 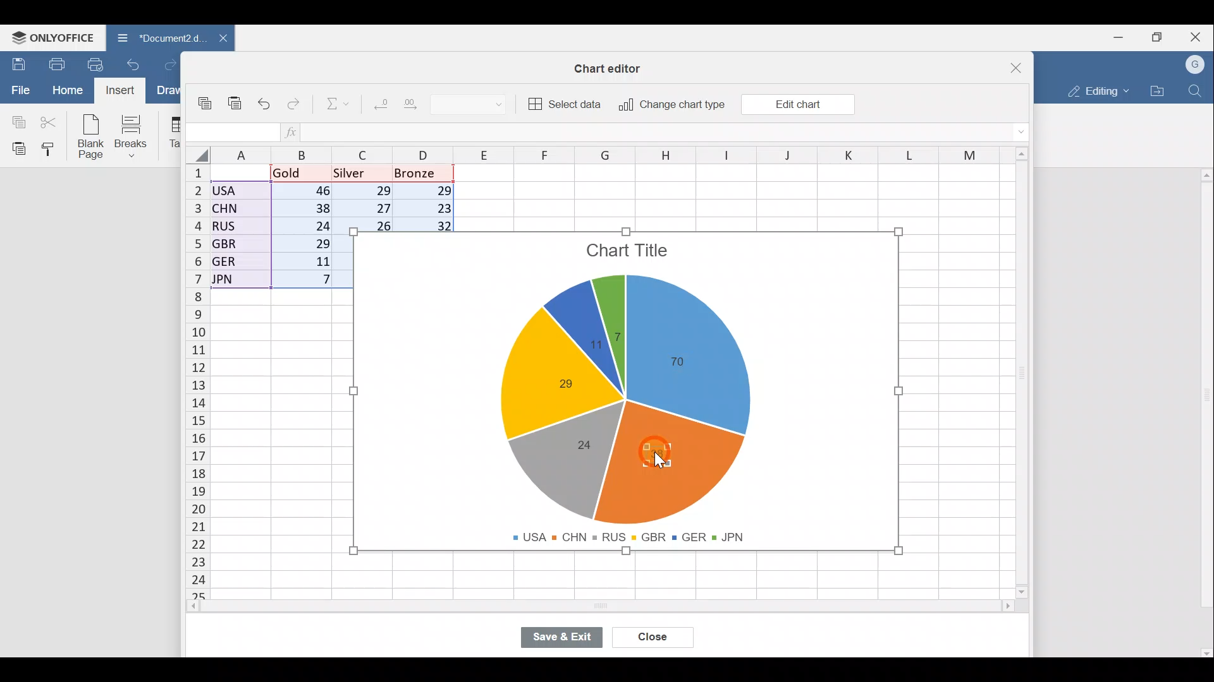 What do you see at coordinates (137, 68) in the screenshot?
I see `Undo` at bounding box center [137, 68].